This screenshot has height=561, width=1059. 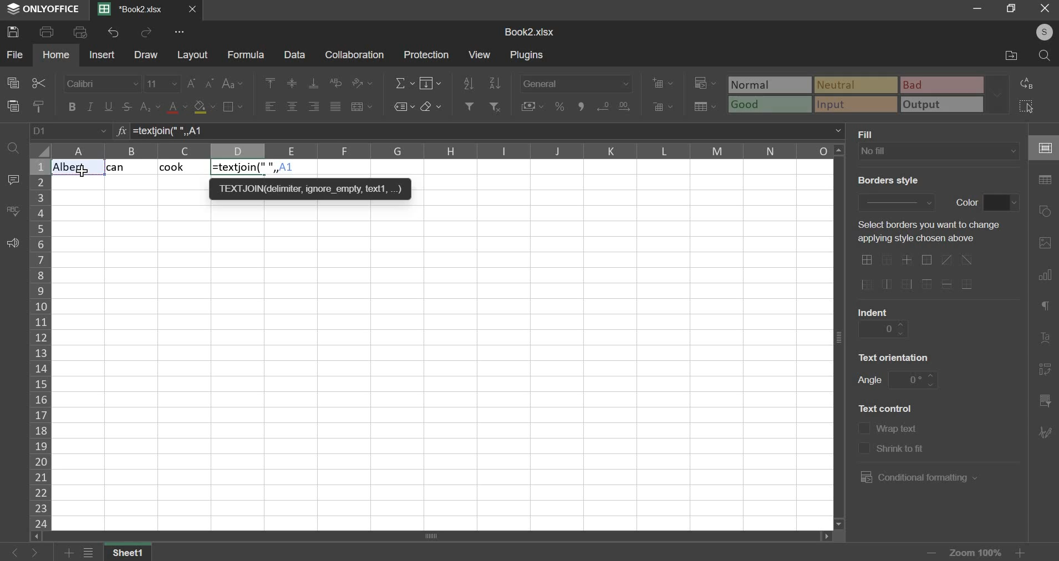 I want to click on increase decimals, so click(x=603, y=105).